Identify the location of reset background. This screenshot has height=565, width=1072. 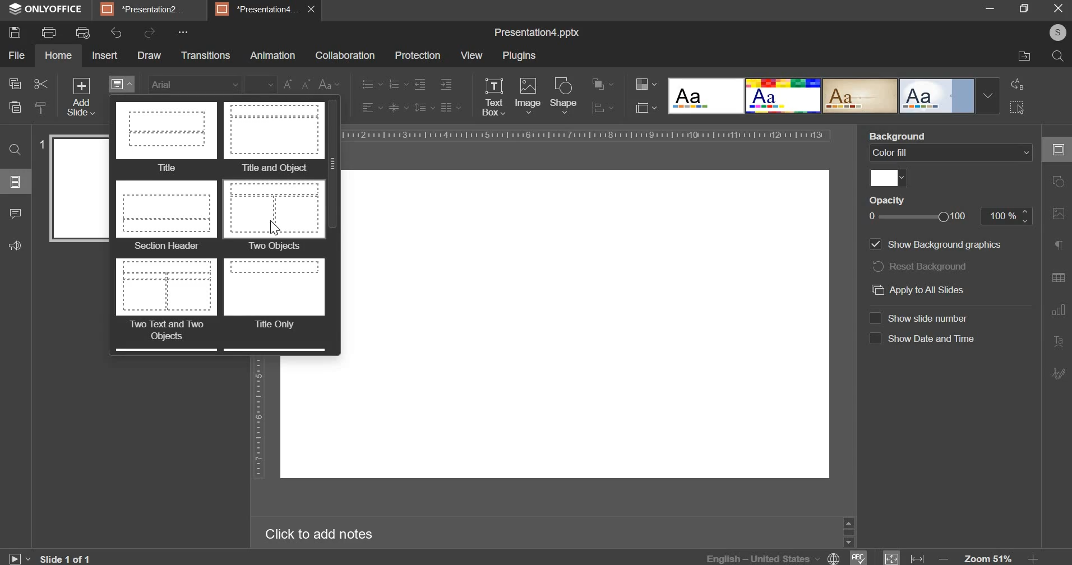
(923, 266).